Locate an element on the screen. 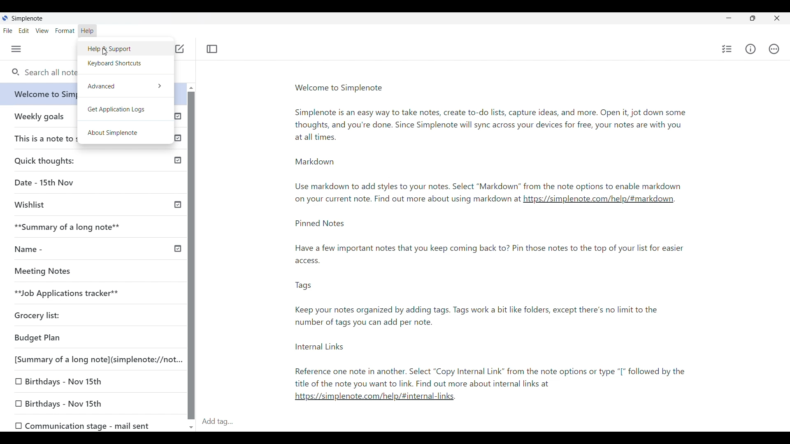  Info is located at coordinates (751, 49).